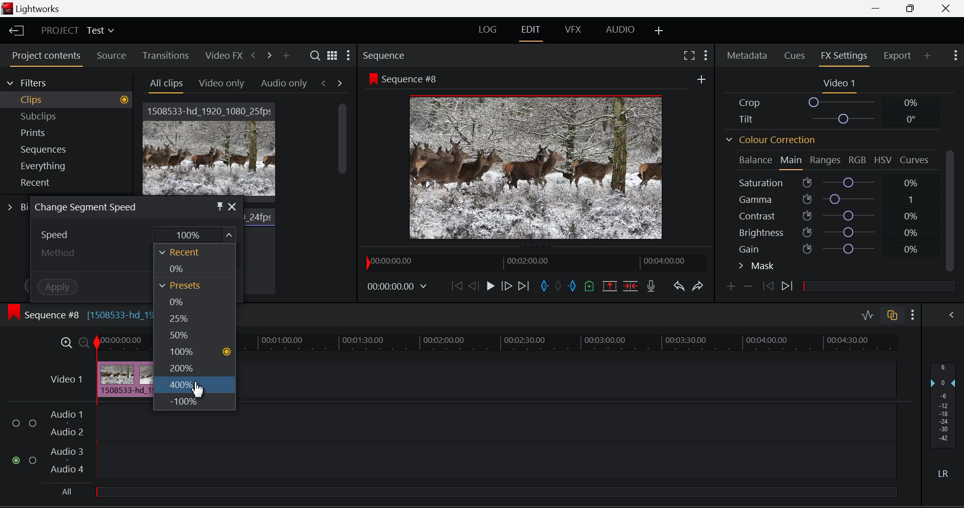 Image resolution: width=964 pixels, height=508 pixels. Describe the element at coordinates (284, 84) in the screenshot. I see `Audio only` at that location.